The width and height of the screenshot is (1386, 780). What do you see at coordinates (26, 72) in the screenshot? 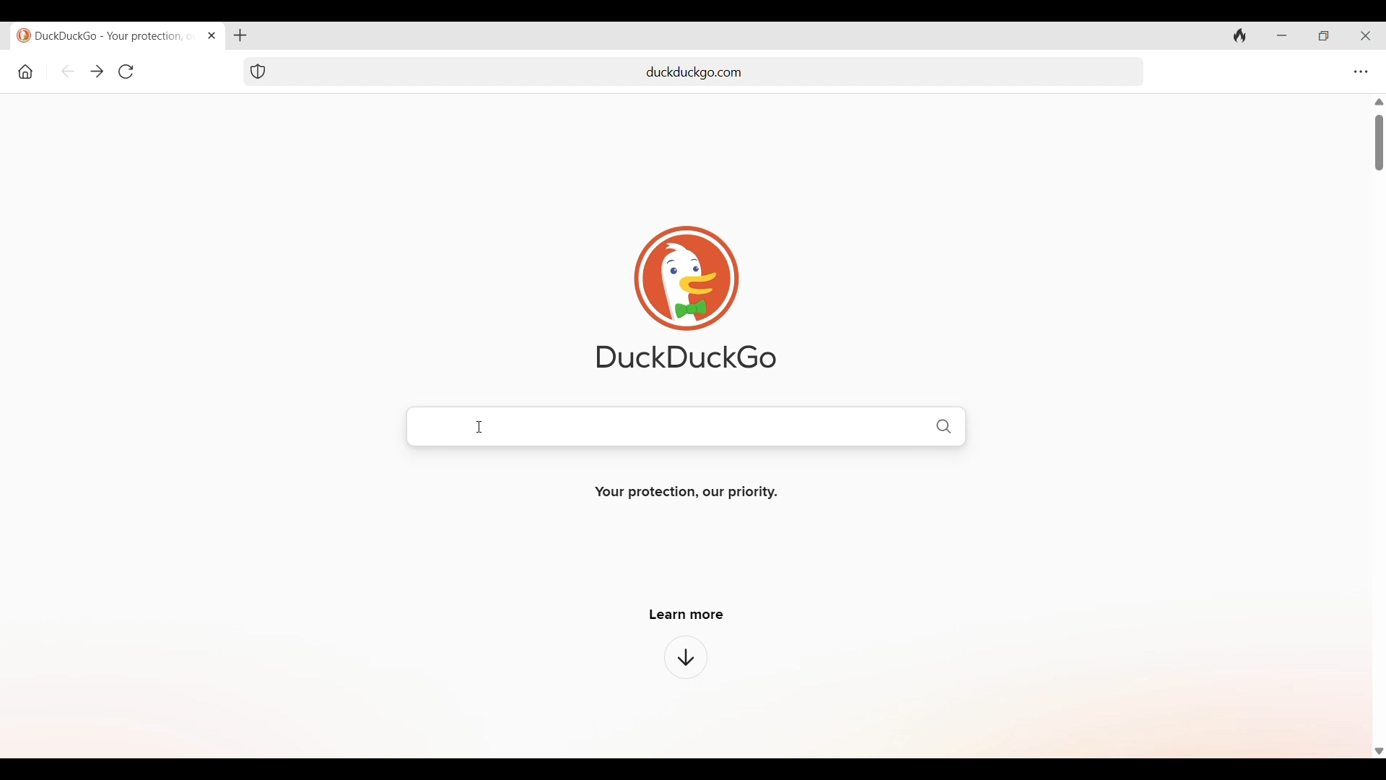
I see `Home` at bounding box center [26, 72].